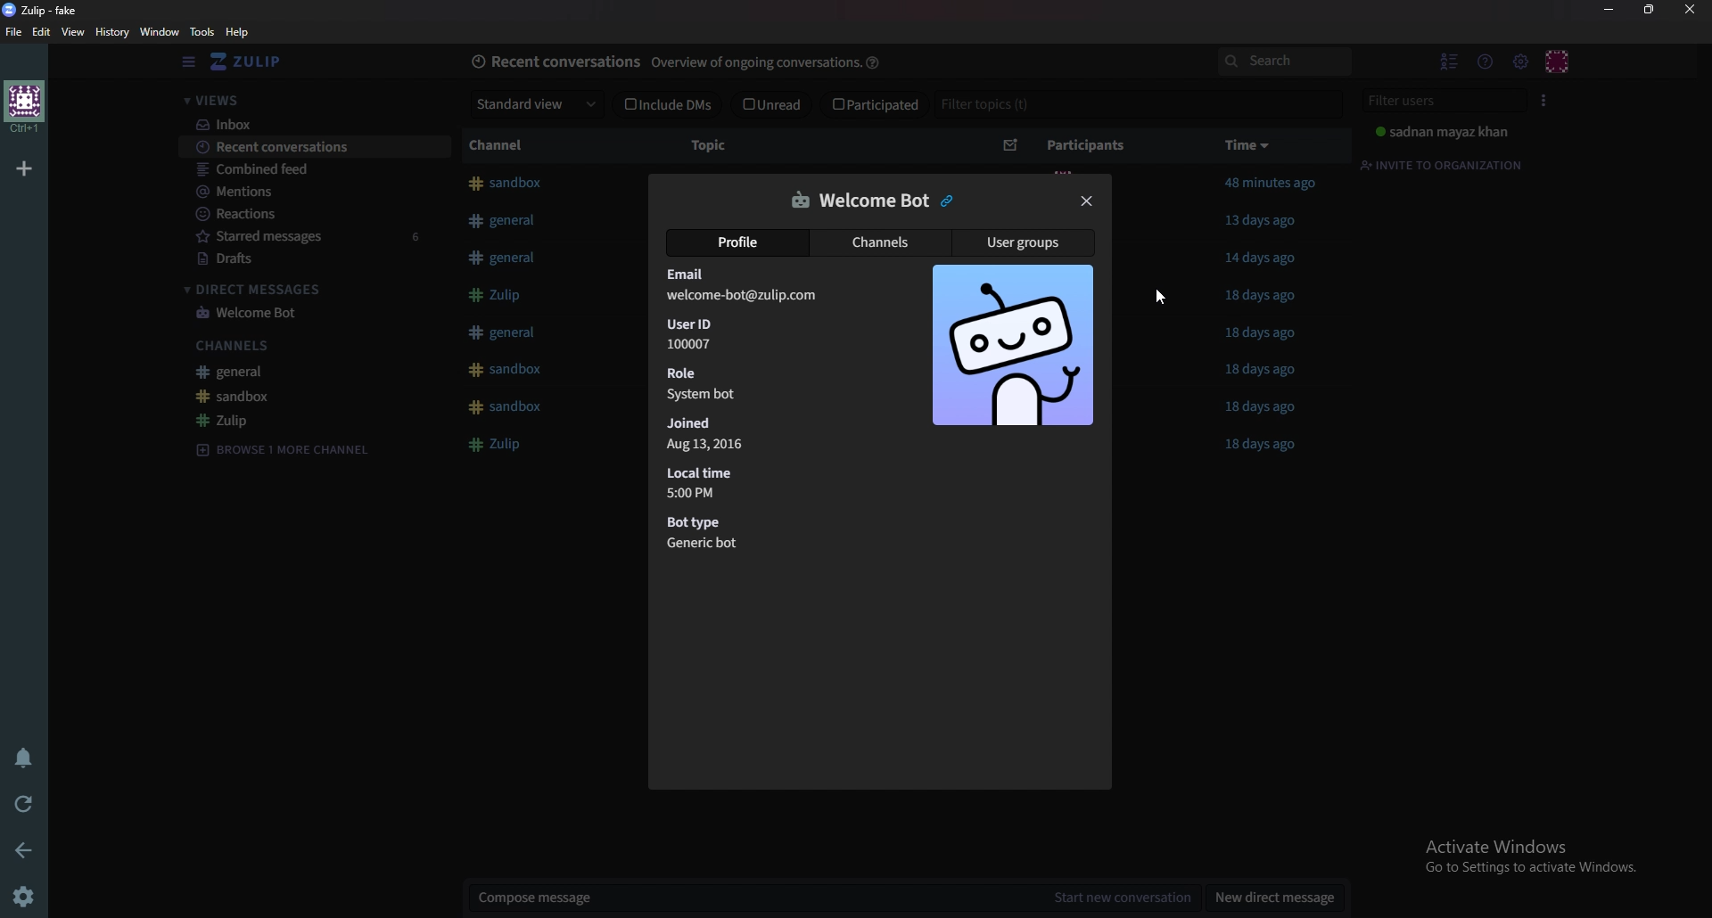  I want to click on New direct message, so click(1275, 900).